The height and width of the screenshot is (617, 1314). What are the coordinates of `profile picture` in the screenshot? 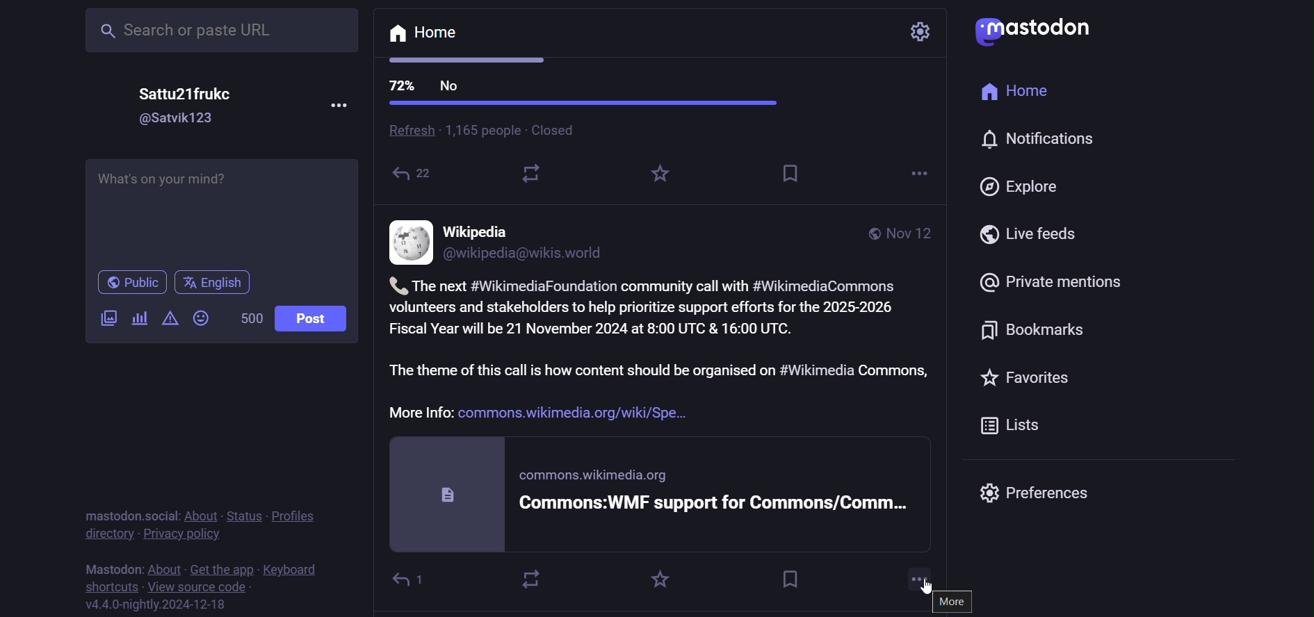 It's located at (411, 242).